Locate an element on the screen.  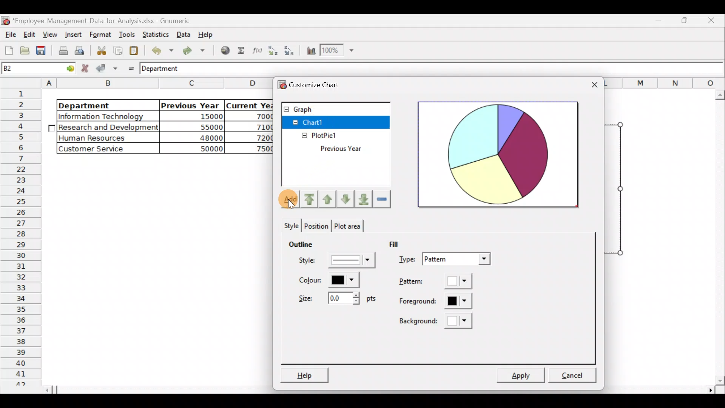
Cut the selection is located at coordinates (101, 49).